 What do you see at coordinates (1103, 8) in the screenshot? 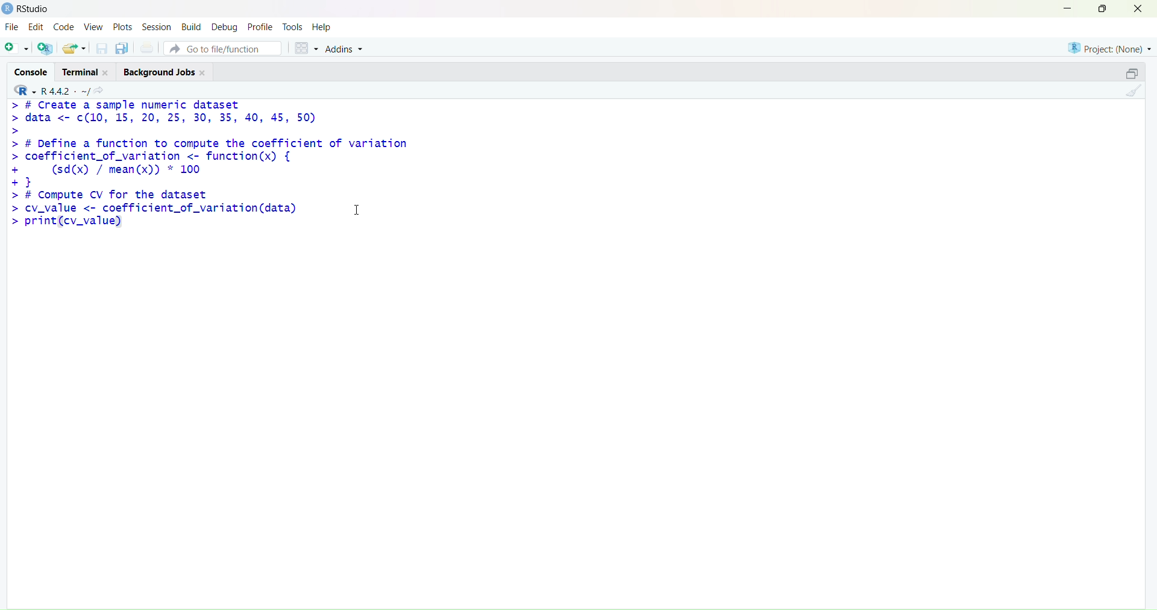
I see `maximise` at bounding box center [1103, 8].